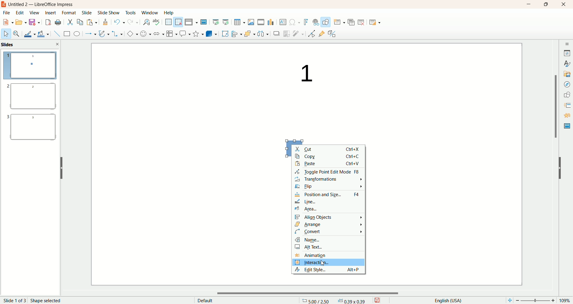  What do you see at coordinates (339, 22) in the screenshot?
I see `new slide` at bounding box center [339, 22].